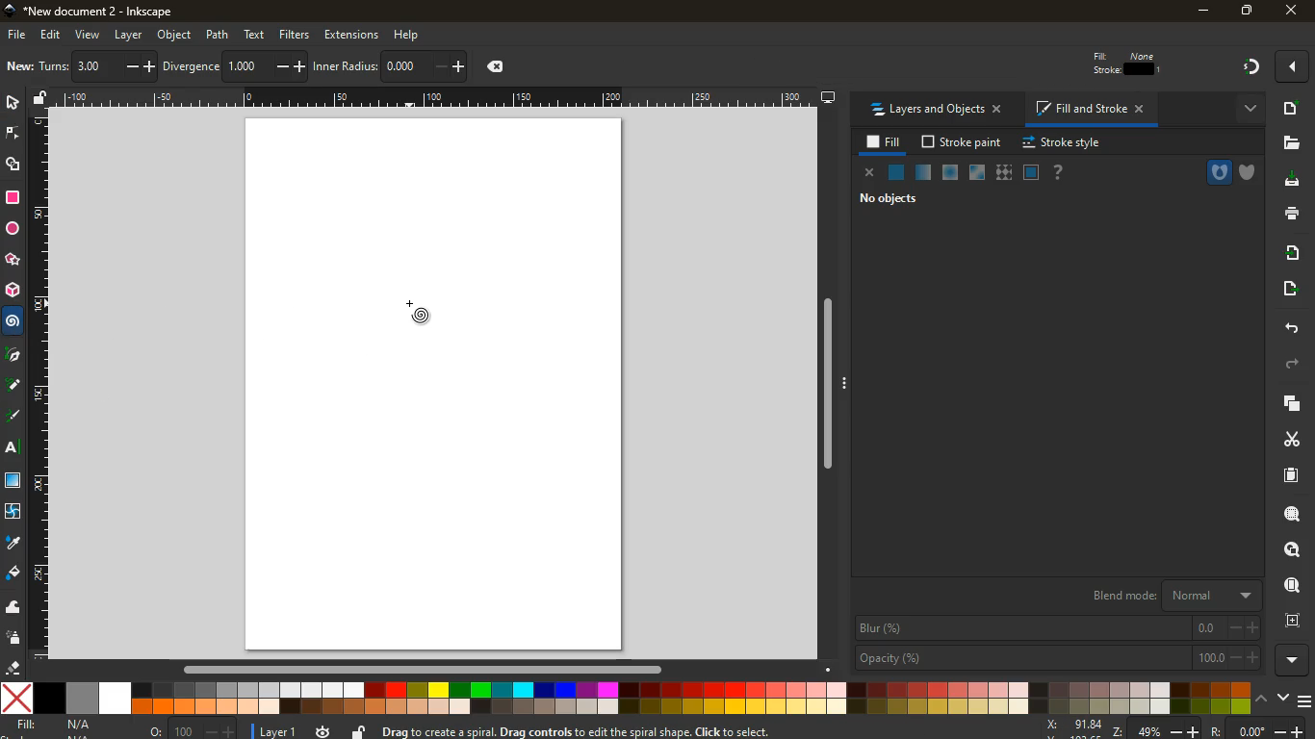 The image size is (1315, 739). What do you see at coordinates (1290, 254) in the screenshot?
I see `receive` at bounding box center [1290, 254].